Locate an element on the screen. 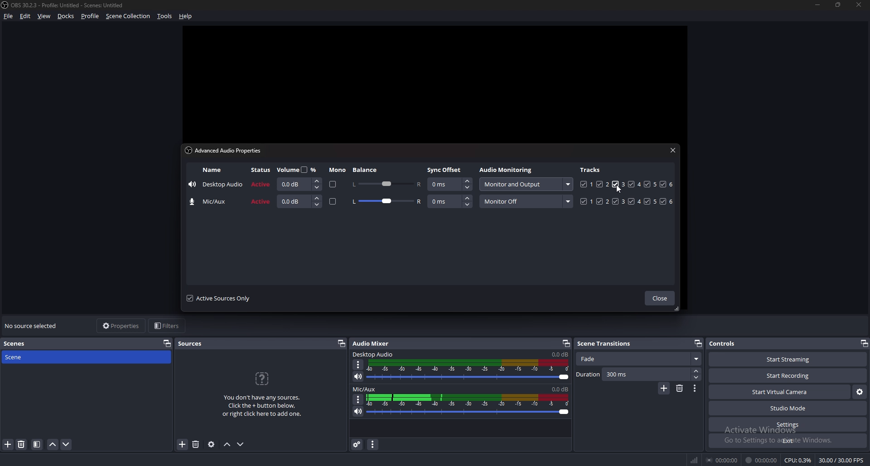 This screenshot has height=466, width=870. close is located at coordinates (860, 5).